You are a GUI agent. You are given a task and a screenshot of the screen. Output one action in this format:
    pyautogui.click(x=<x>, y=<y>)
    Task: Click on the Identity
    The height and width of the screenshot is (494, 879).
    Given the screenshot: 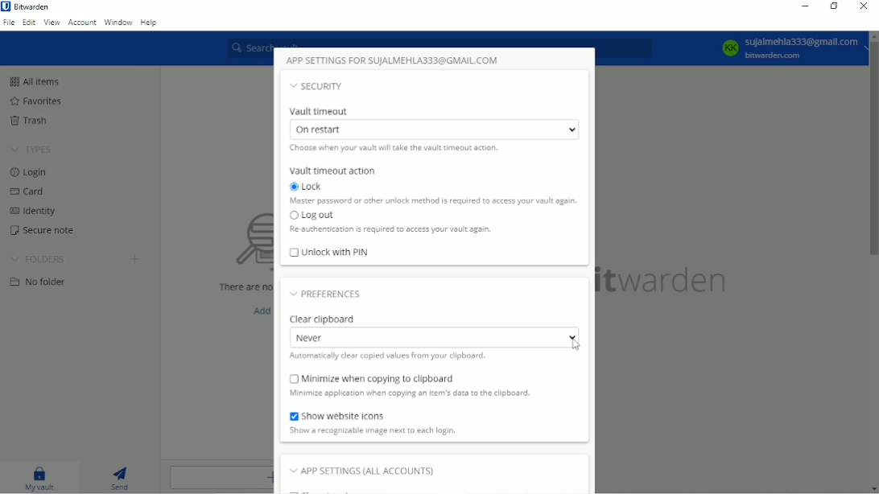 What is the action you would take?
    pyautogui.click(x=35, y=212)
    